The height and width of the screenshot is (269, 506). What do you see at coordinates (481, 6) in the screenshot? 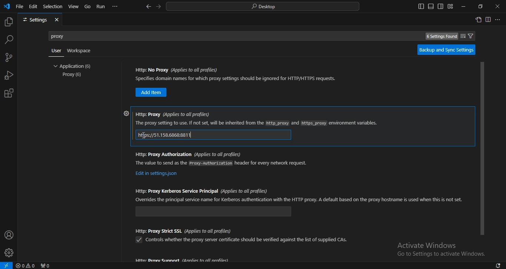
I see `restore` at bounding box center [481, 6].